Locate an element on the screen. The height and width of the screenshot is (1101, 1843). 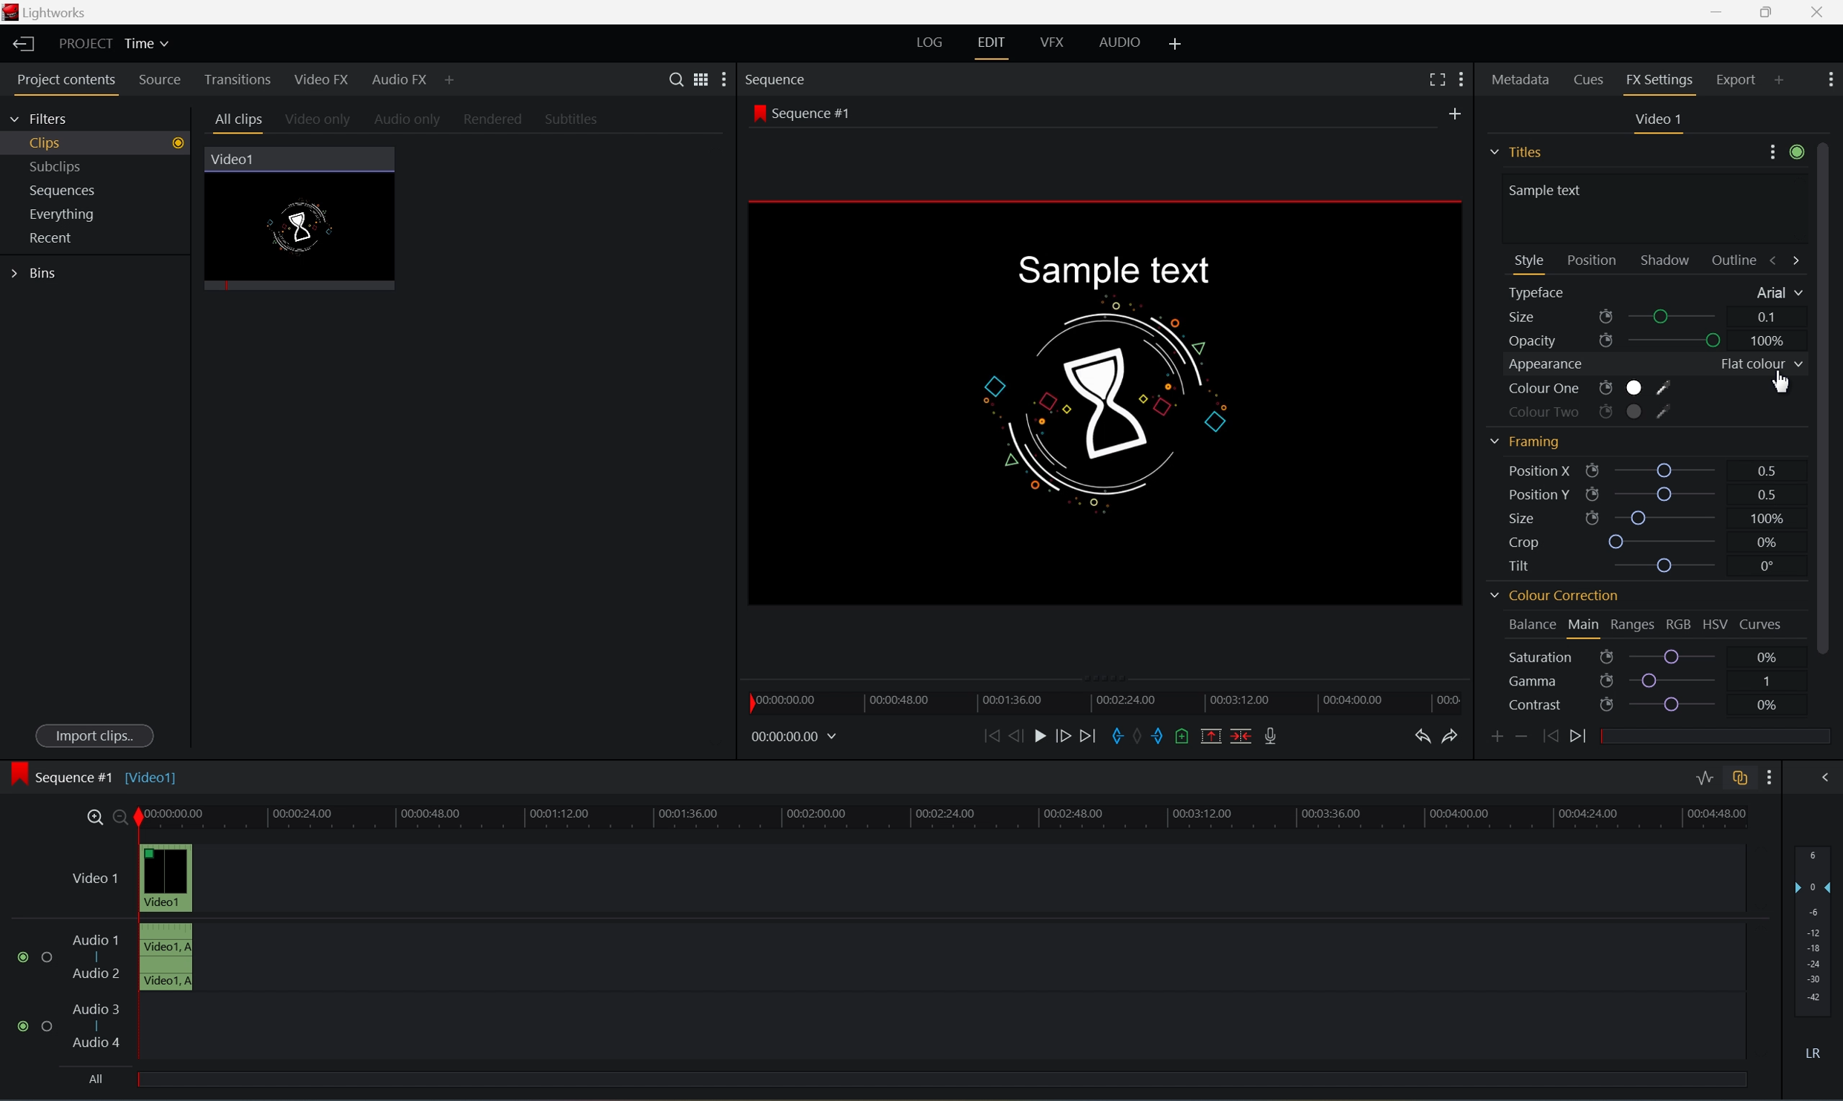
slide is located at coordinates (1824, 776).